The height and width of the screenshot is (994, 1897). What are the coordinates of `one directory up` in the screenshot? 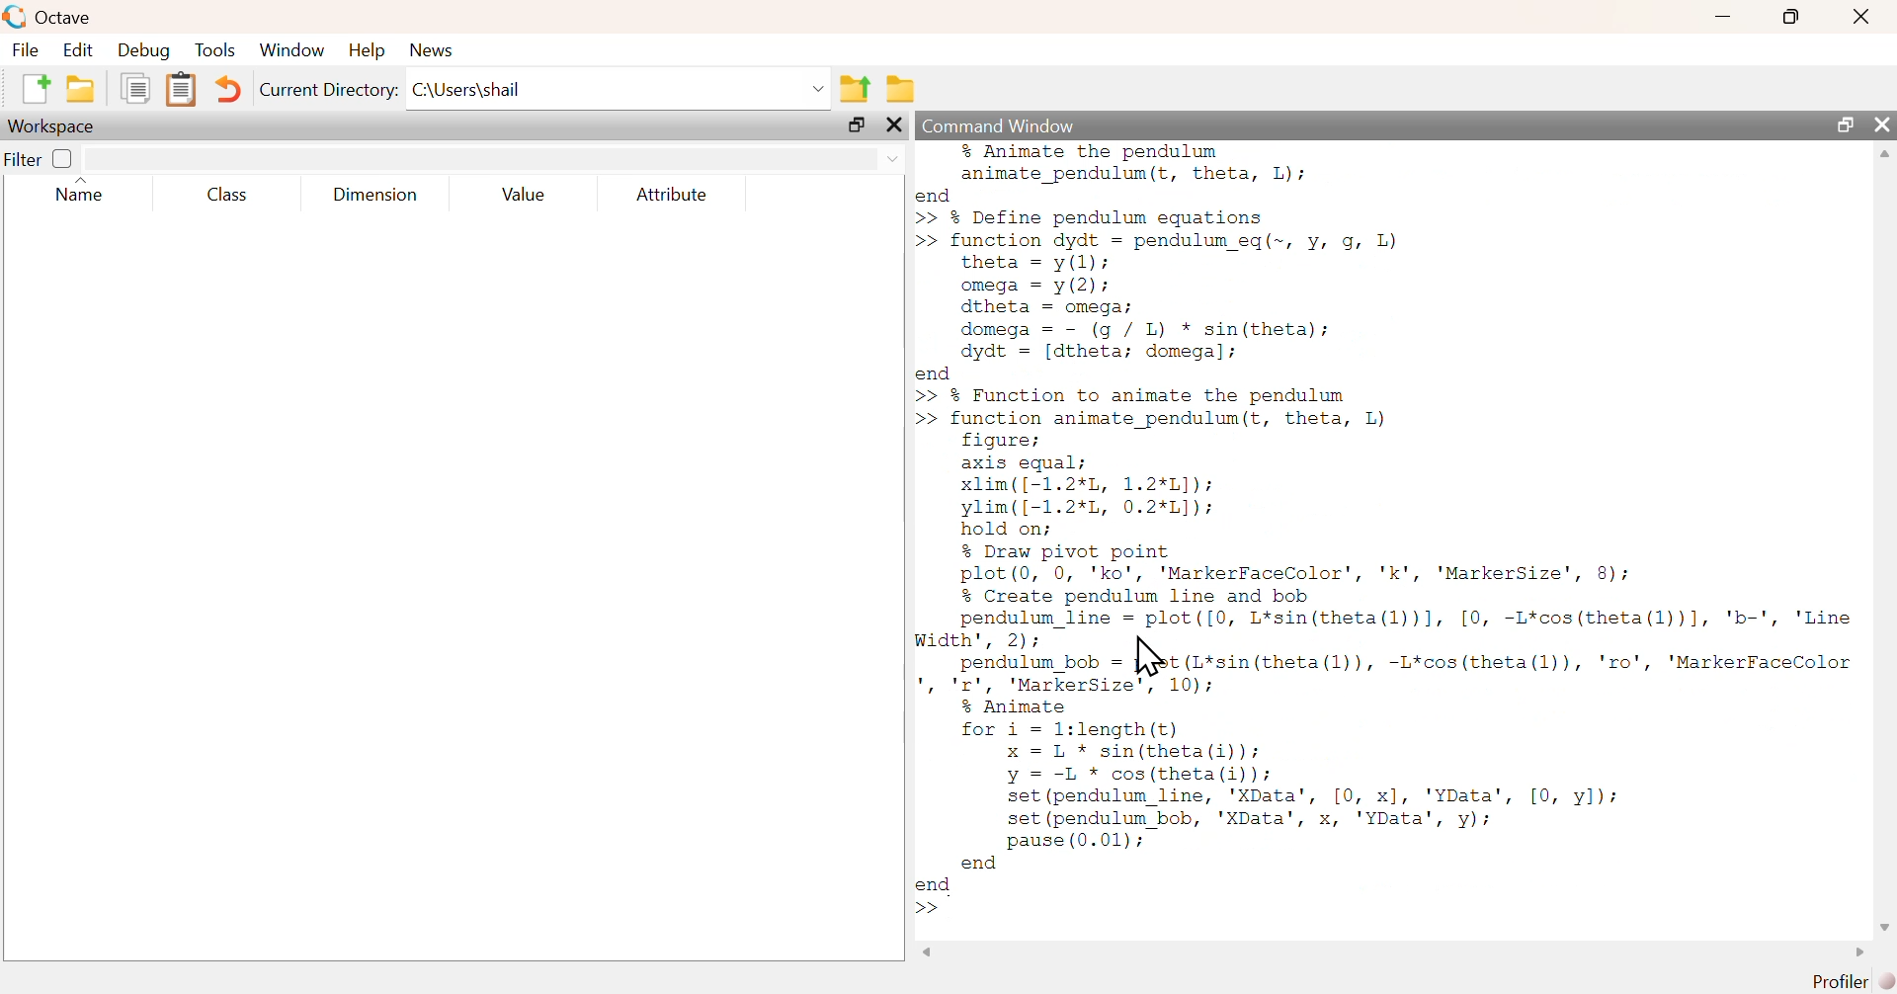 It's located at (857, 87).